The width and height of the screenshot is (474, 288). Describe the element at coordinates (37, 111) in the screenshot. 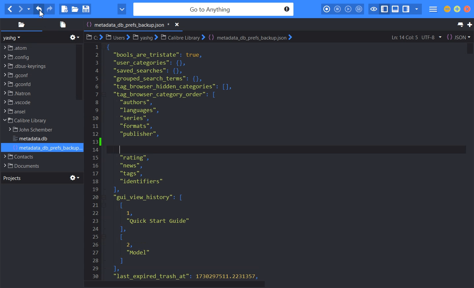

I see `File` at that location.